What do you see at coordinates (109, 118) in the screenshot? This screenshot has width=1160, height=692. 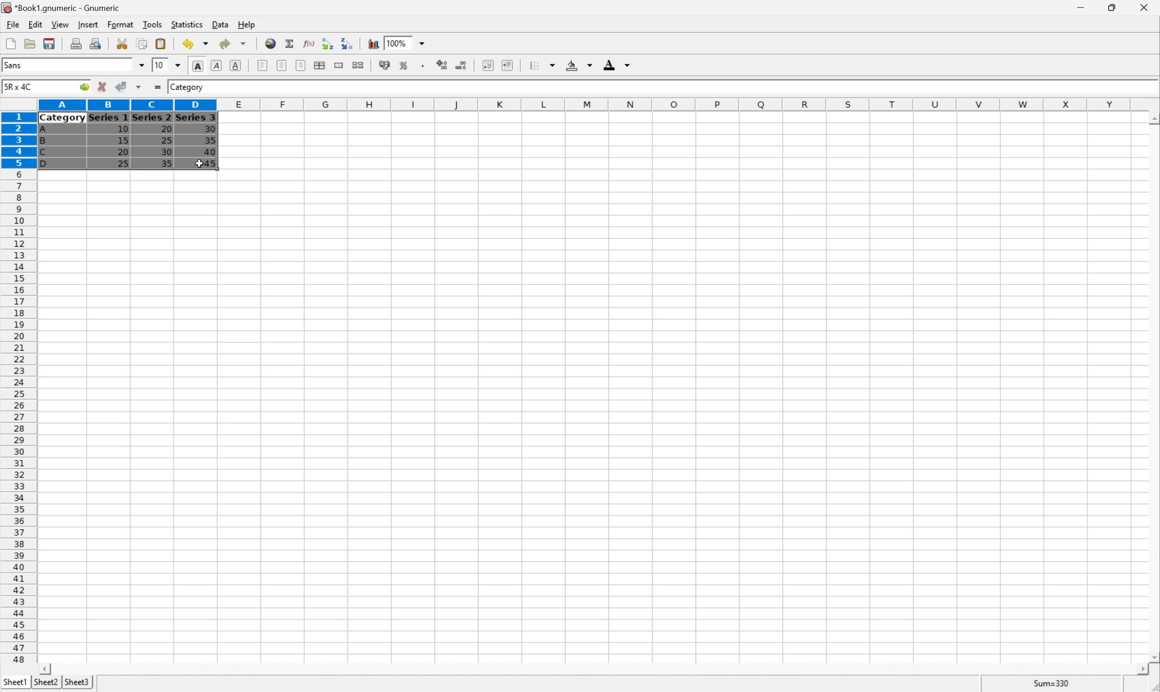 I see `Series 1` at bounding box center [109, 118].